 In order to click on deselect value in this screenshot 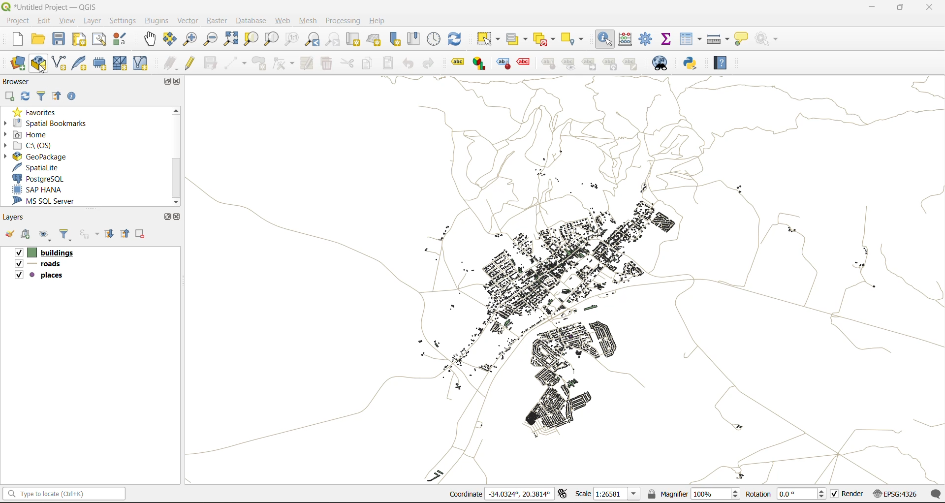, I will do `click(545, 40)`.